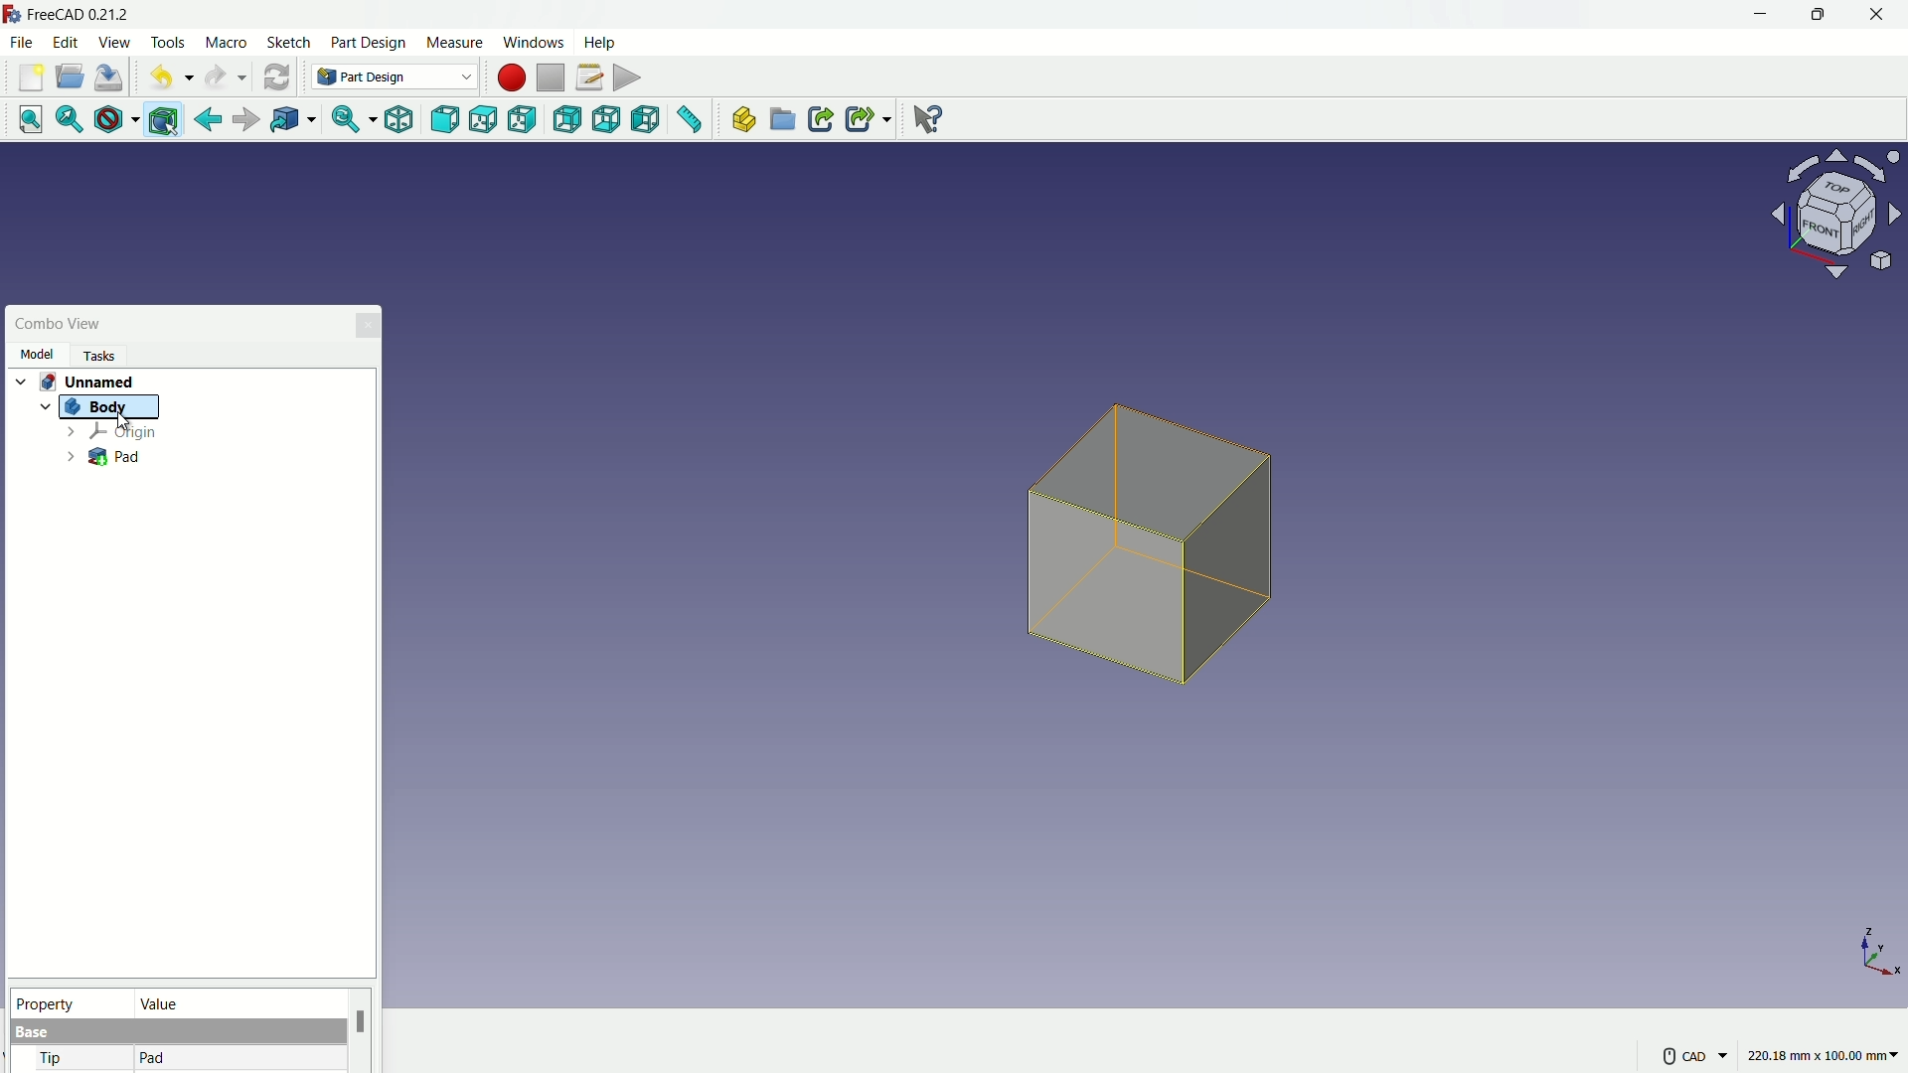 This screenshot has width=1908, height=1073. I want to click on back view, so click(569, 121).